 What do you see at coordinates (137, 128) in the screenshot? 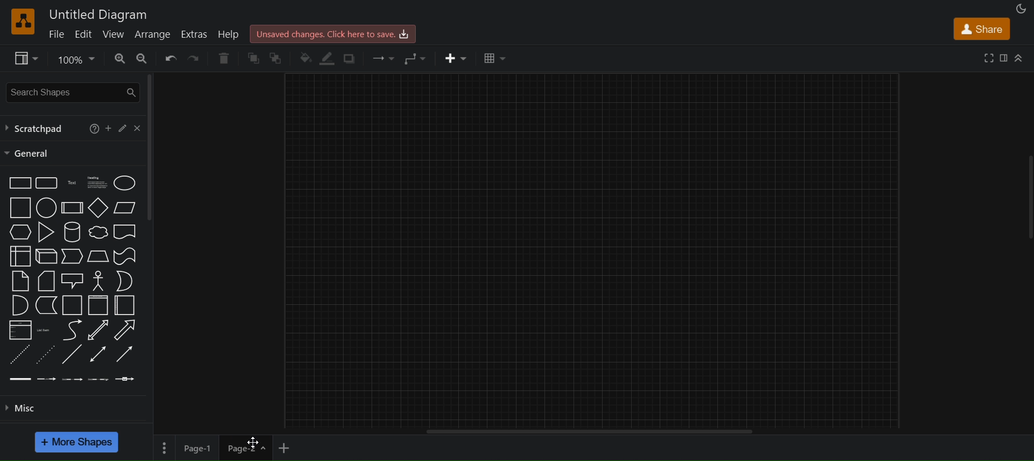
I see `close` at bounding box center [137, 128].